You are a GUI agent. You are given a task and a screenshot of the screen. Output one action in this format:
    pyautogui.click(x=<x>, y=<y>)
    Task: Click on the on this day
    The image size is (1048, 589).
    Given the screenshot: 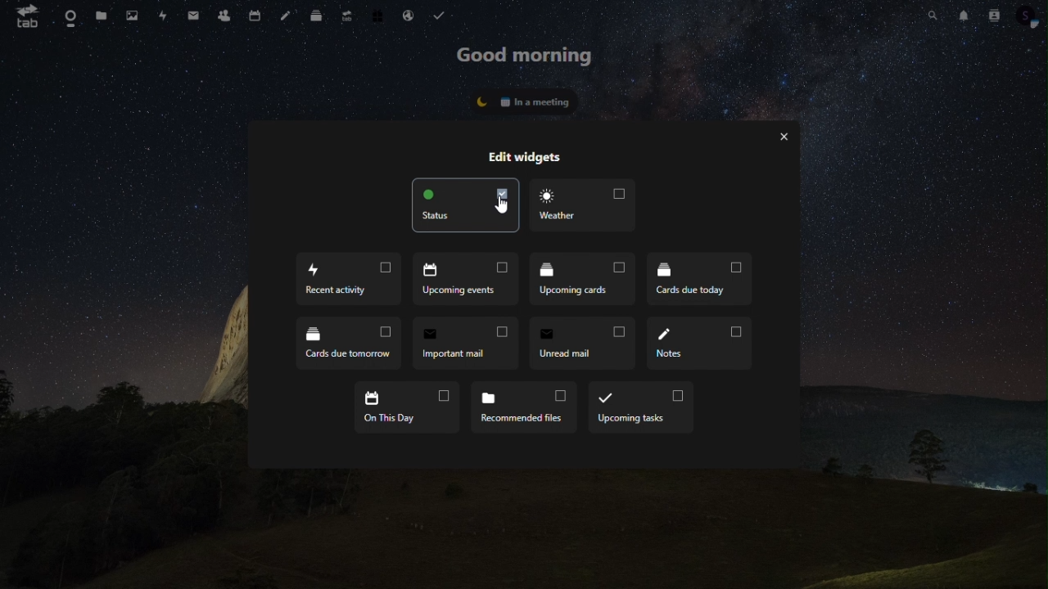 What is the action you would take?
    pyautogui.click(x=406, y=407)
    